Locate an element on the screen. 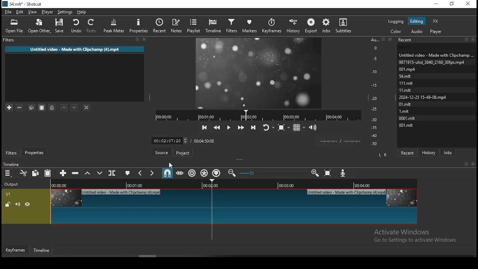 This screenshot has width=478, height=269. timeline is located at coordinates (214, 26).